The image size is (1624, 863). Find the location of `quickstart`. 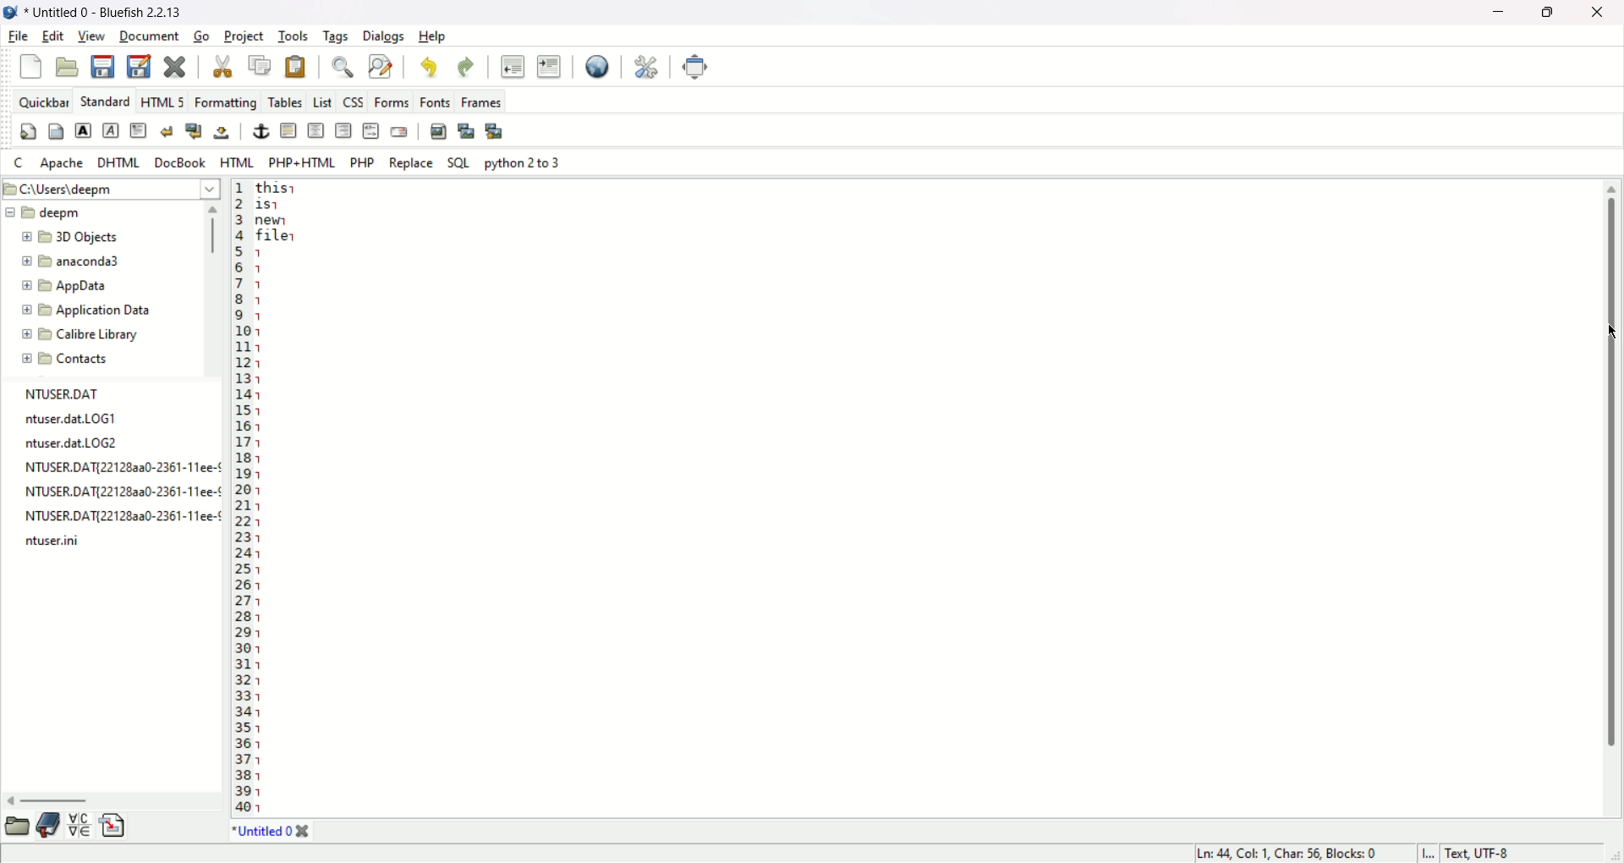

quickstart is located at coordinates (27, 134).